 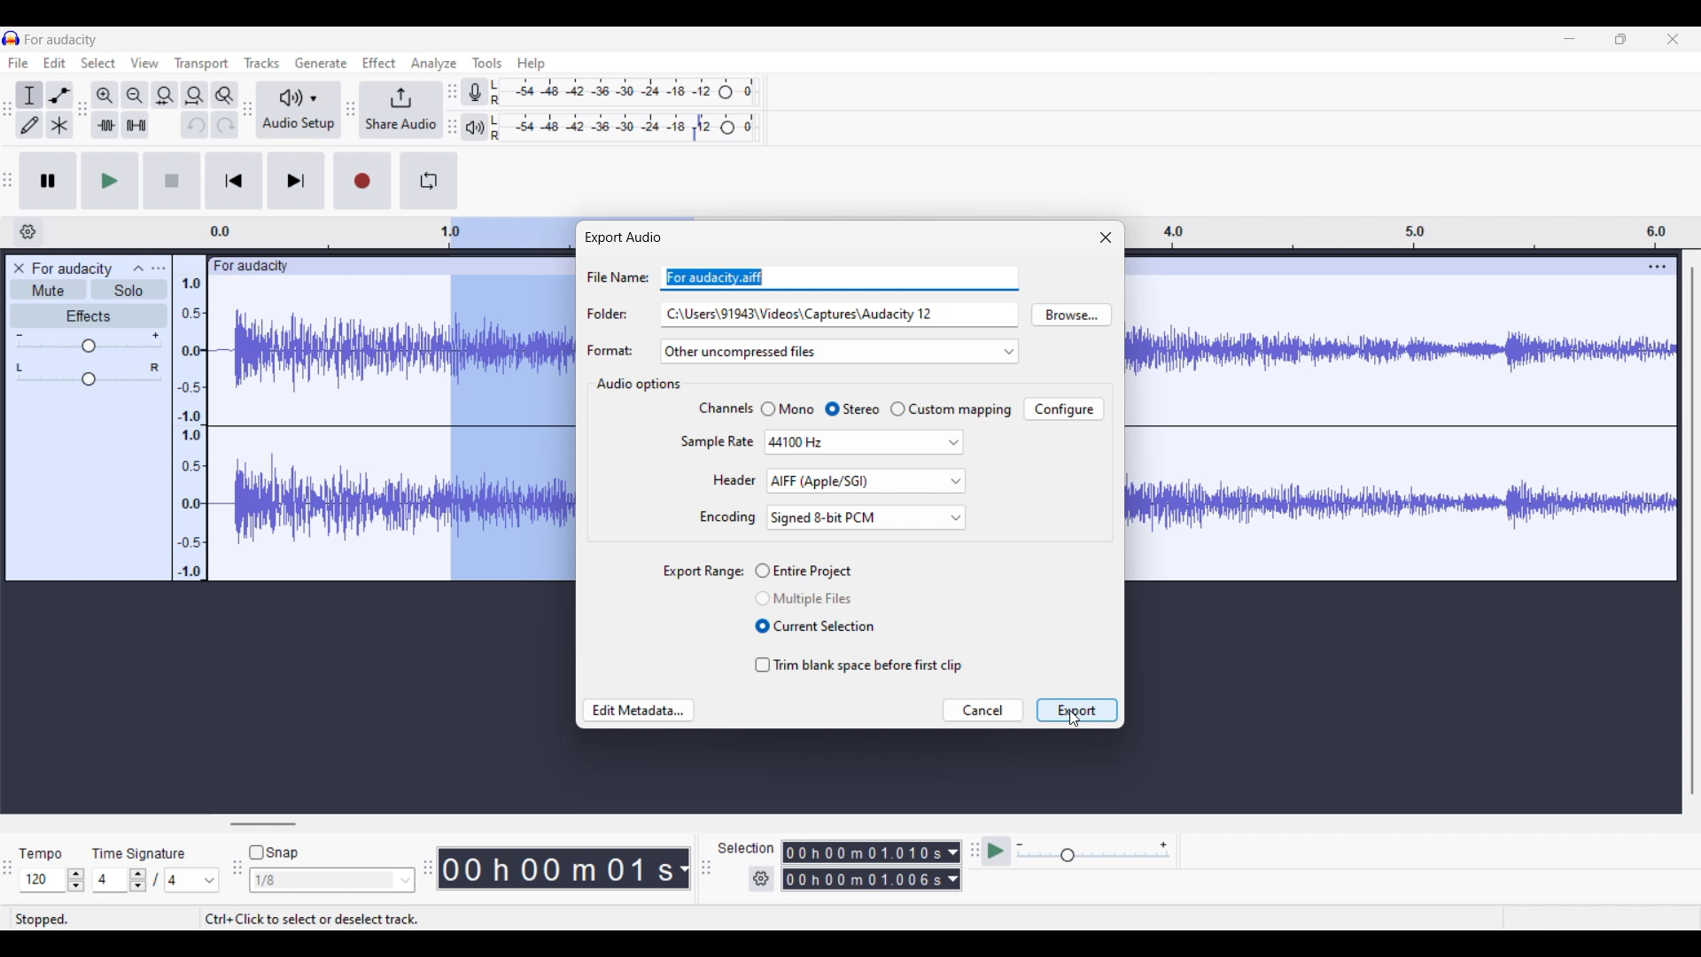 I want to click on Track selection, so click(x=506, y=399).